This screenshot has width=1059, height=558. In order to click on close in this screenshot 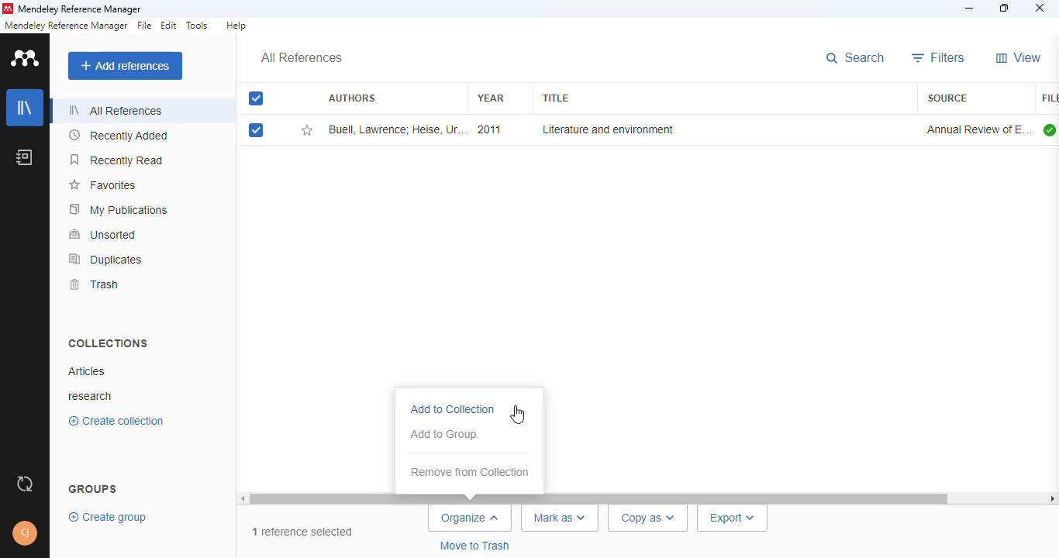, I will do `click(1040, 8)`.